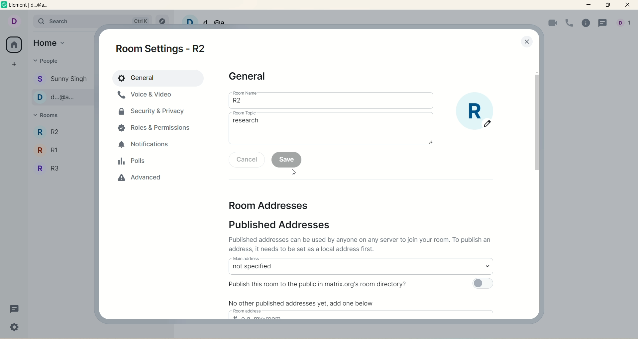 Image resolution: width=638 pixels, height=339 pixels. I want to click on publish room to public, so click(320, 283).